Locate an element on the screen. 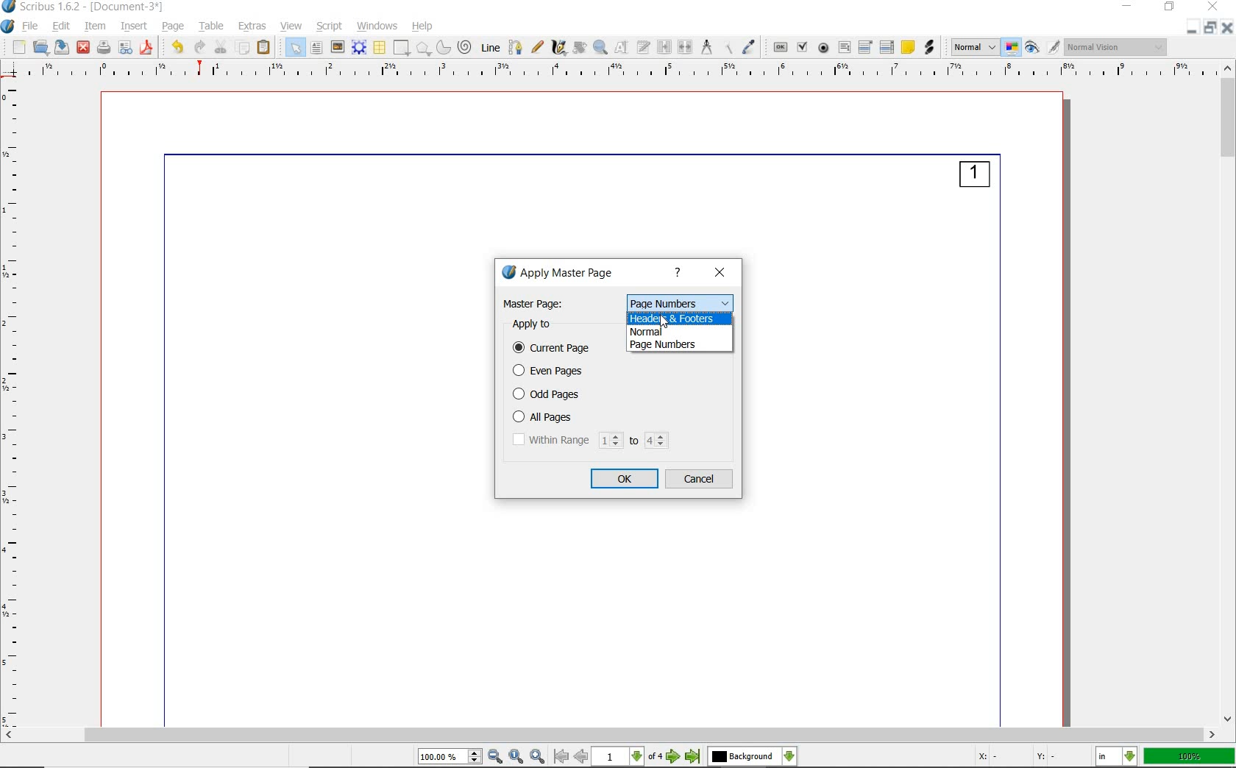 This screenshot has width=1236, height=768. select the current layer is located at coordinates (753, 758).